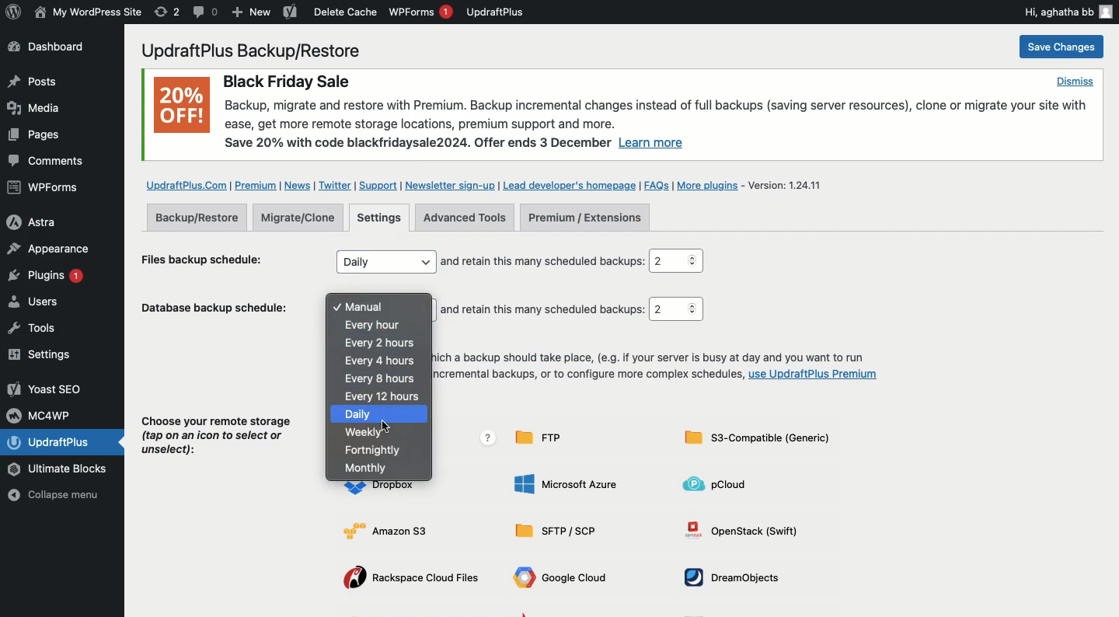  I want to click on Google cloud, so click(564, 580).